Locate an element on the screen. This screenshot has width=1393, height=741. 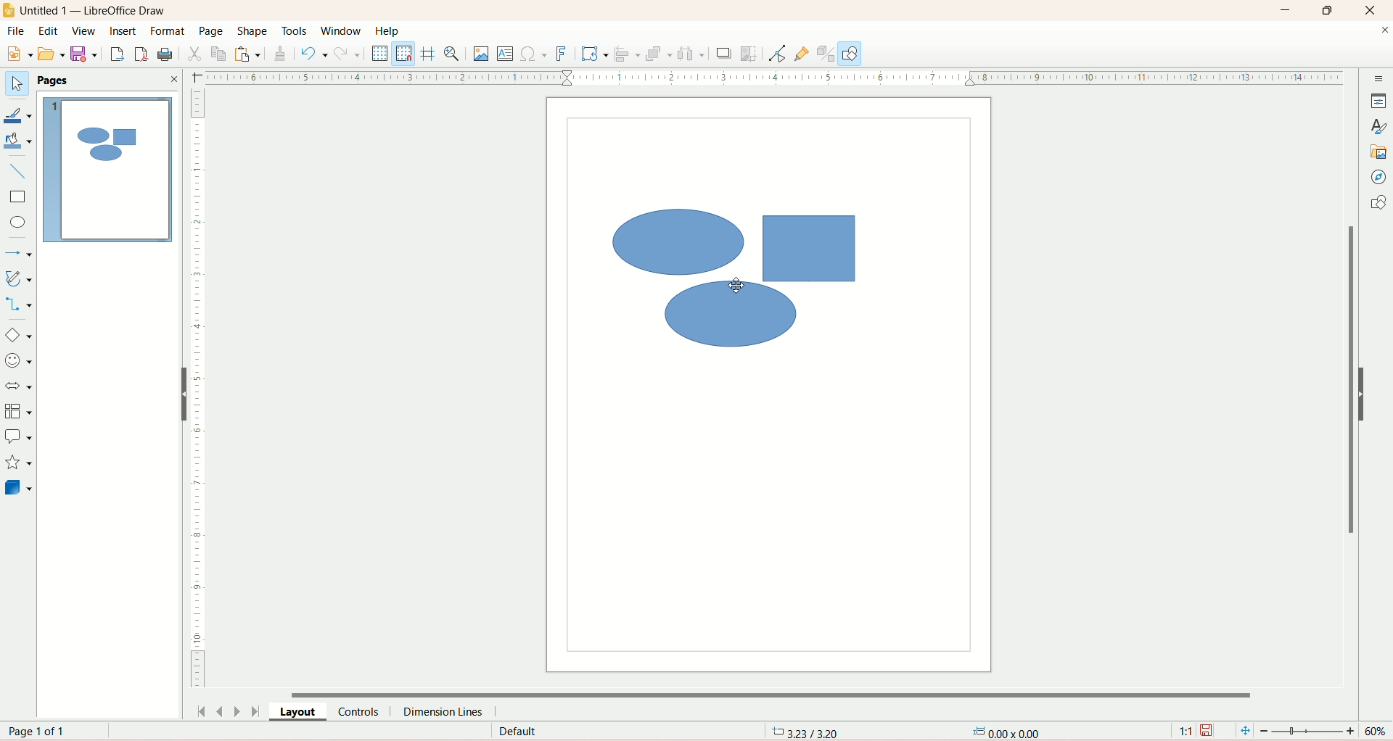
new is located at coordinates (18, 54).